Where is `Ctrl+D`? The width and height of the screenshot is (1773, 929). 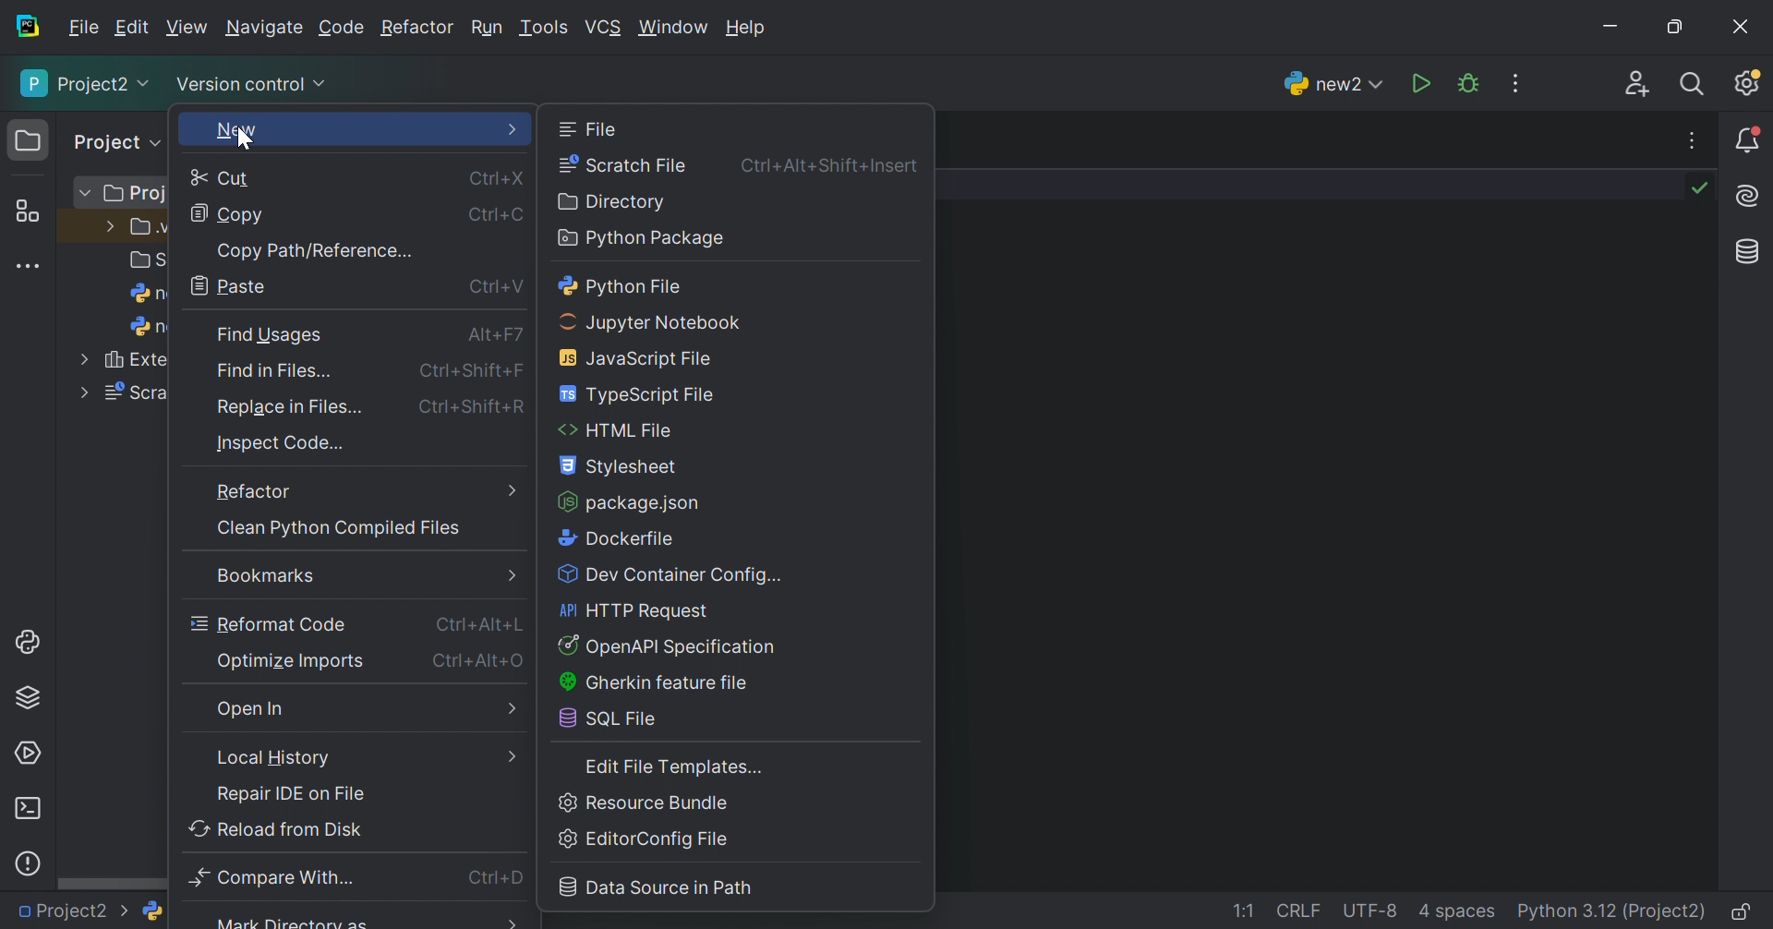 Ctrl+D is located at coordinates (496, 876).